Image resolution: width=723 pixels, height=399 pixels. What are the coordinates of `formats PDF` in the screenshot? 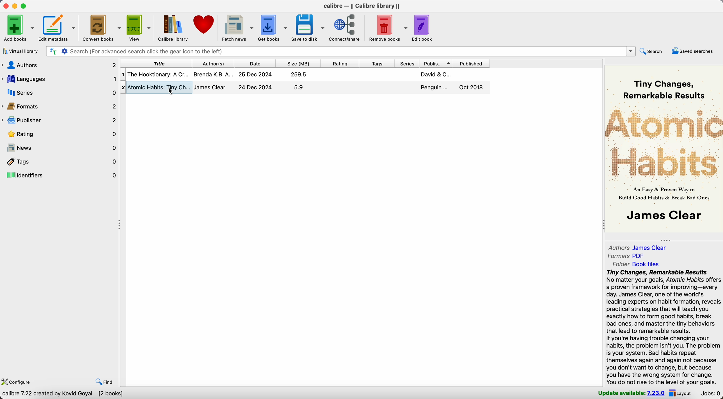 It's located at (626, 256).